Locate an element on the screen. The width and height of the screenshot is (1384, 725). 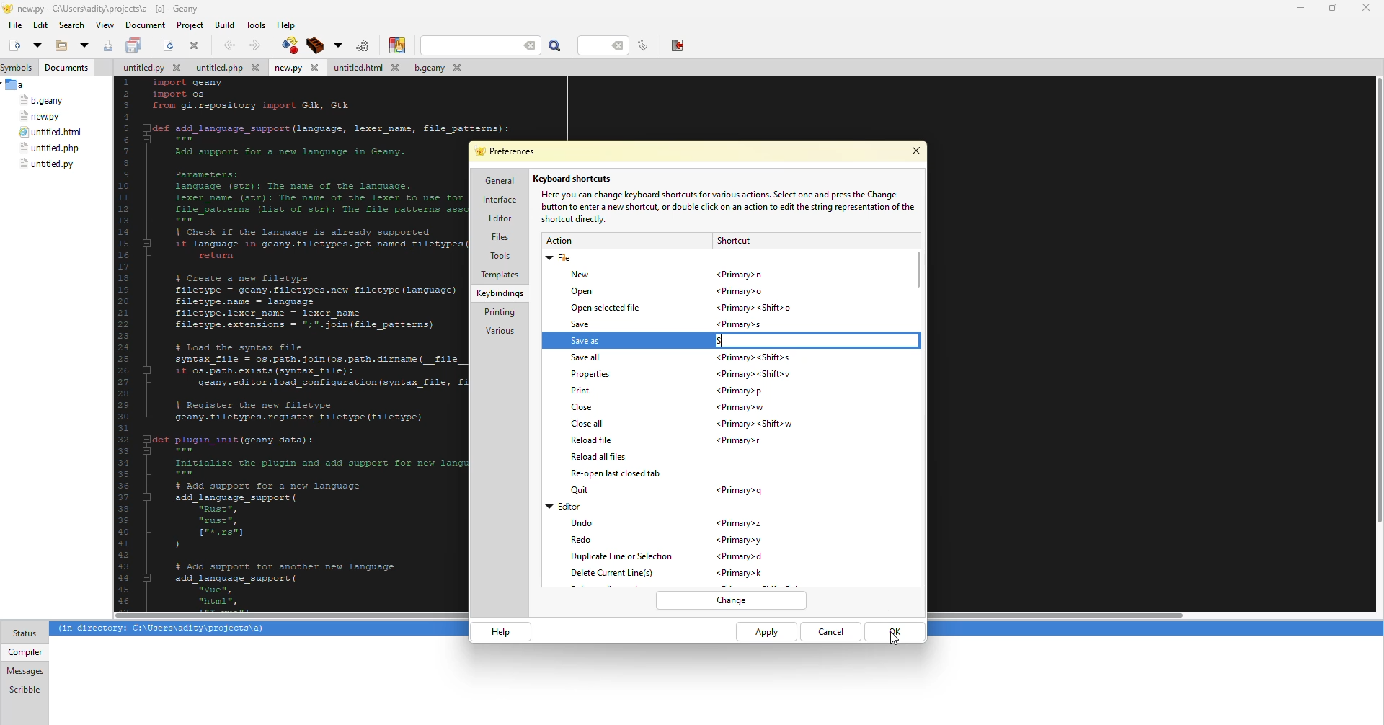
status is located at coordinates (25, 633).